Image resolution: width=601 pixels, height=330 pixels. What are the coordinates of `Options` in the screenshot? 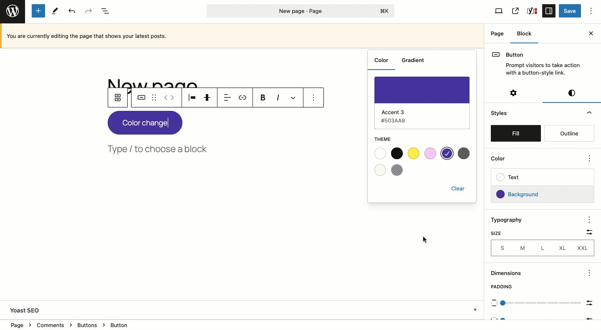 It's located at (591, 10).